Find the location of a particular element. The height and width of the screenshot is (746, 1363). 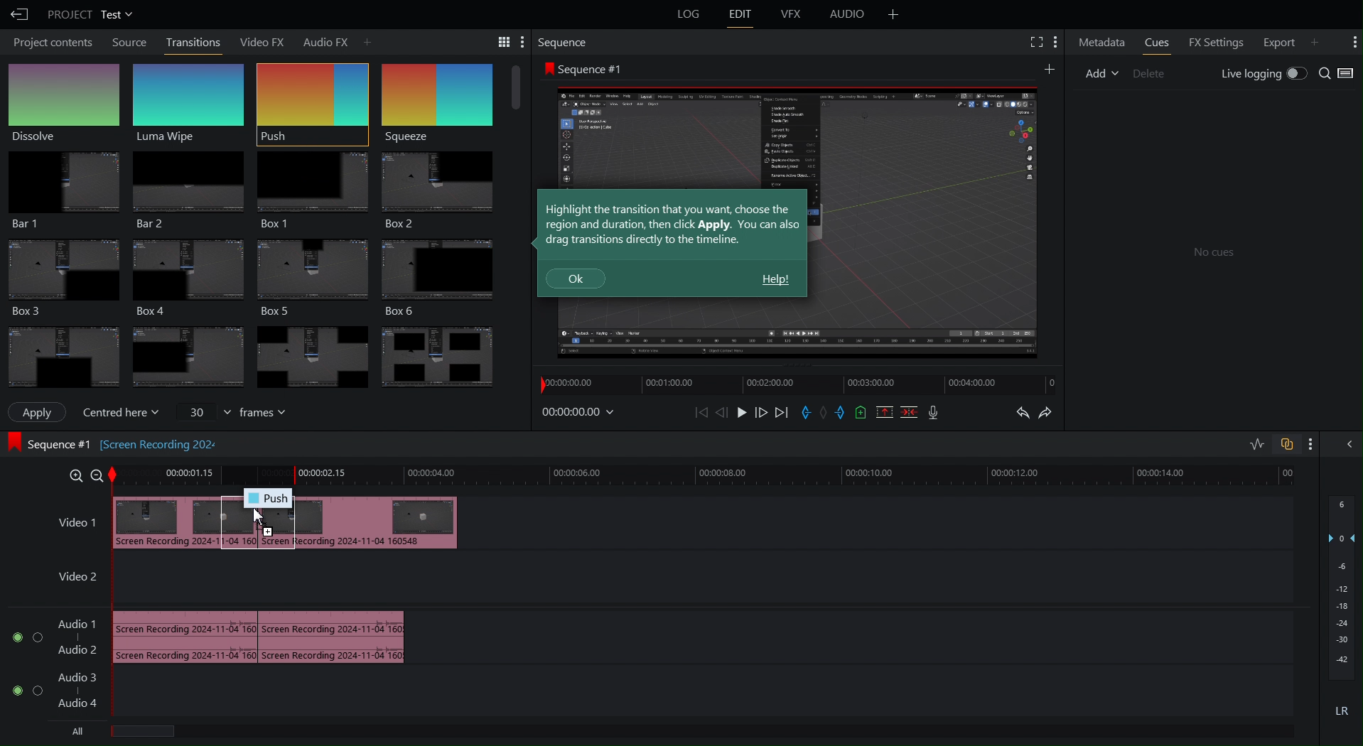

Skip Back is located at coordinates (701, 413).